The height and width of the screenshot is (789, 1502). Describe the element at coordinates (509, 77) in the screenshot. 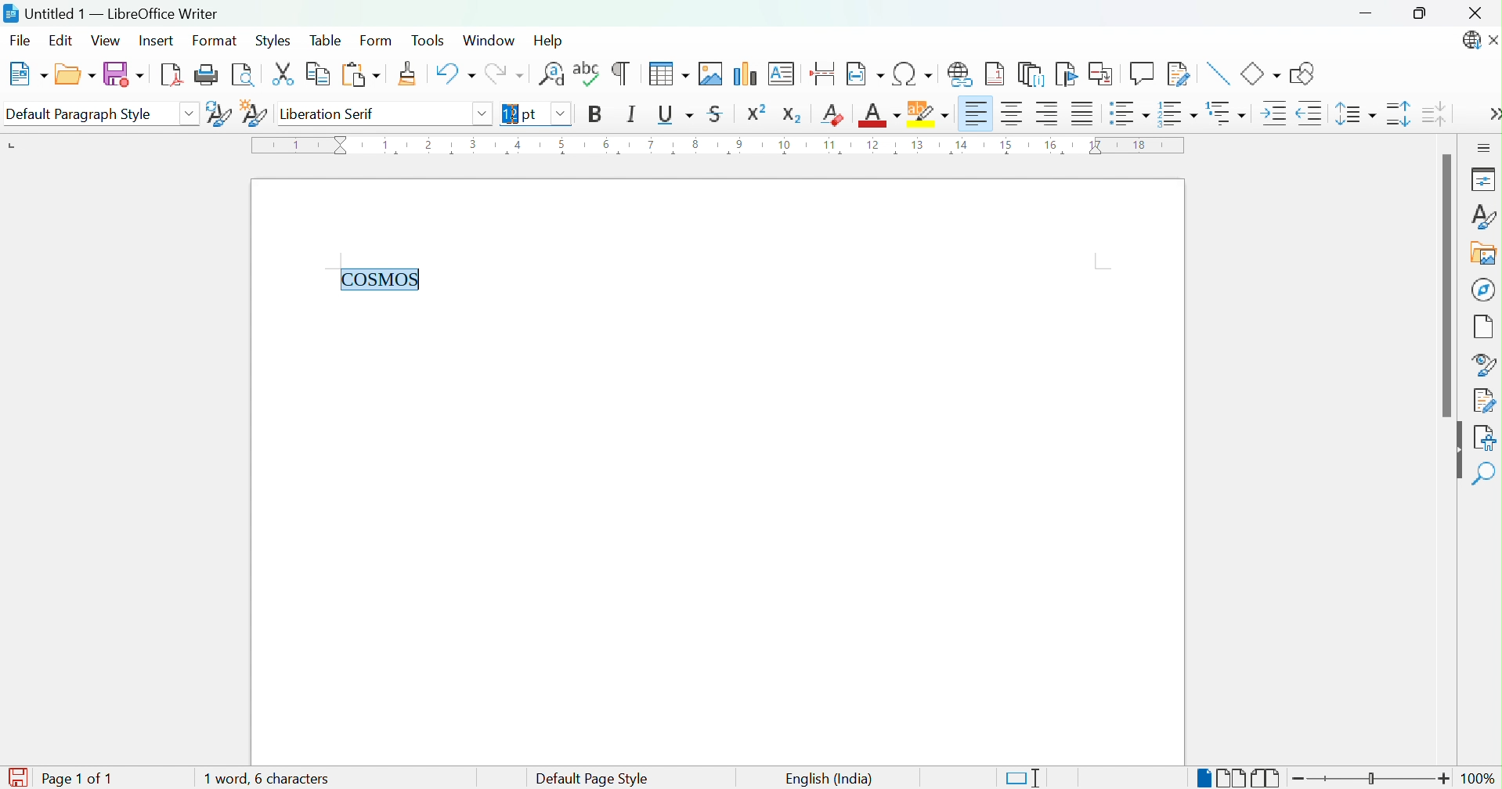

I see `Redo` at that location.